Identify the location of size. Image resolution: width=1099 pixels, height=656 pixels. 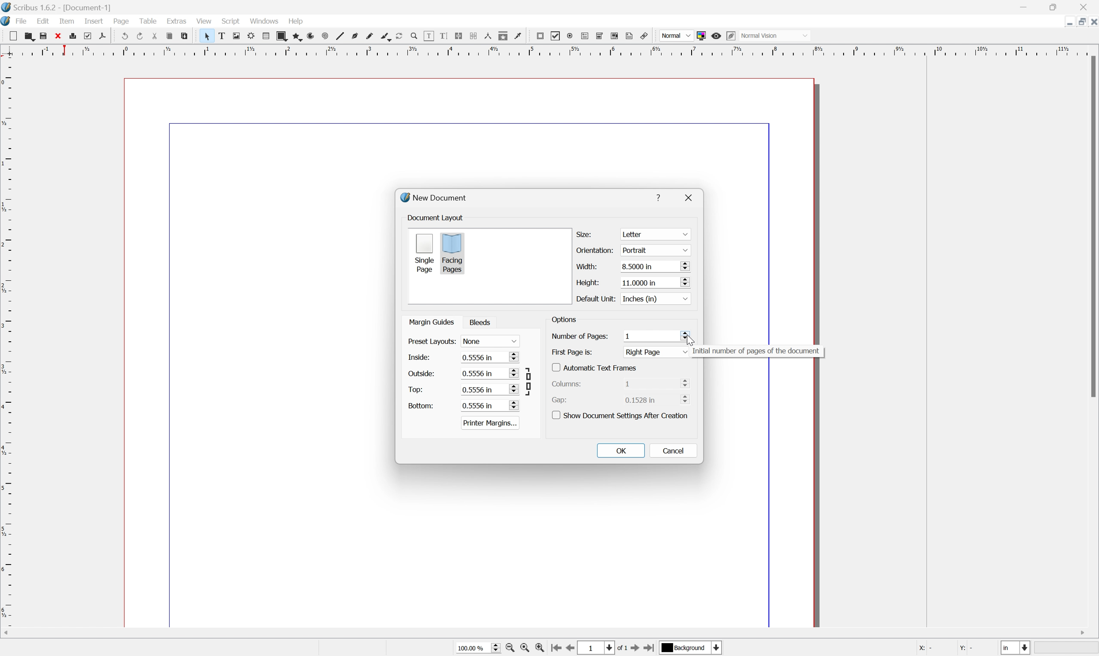
(586, 233).